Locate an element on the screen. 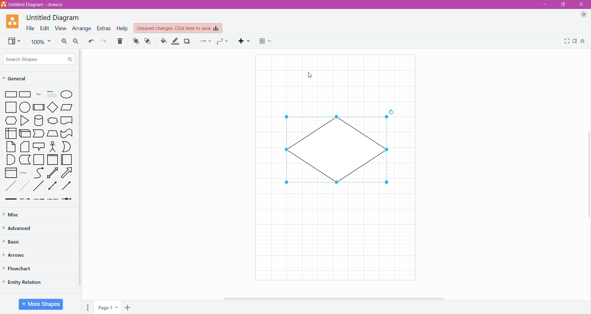 The image size is (591, 314). Card is located at coordinates (24, 147).